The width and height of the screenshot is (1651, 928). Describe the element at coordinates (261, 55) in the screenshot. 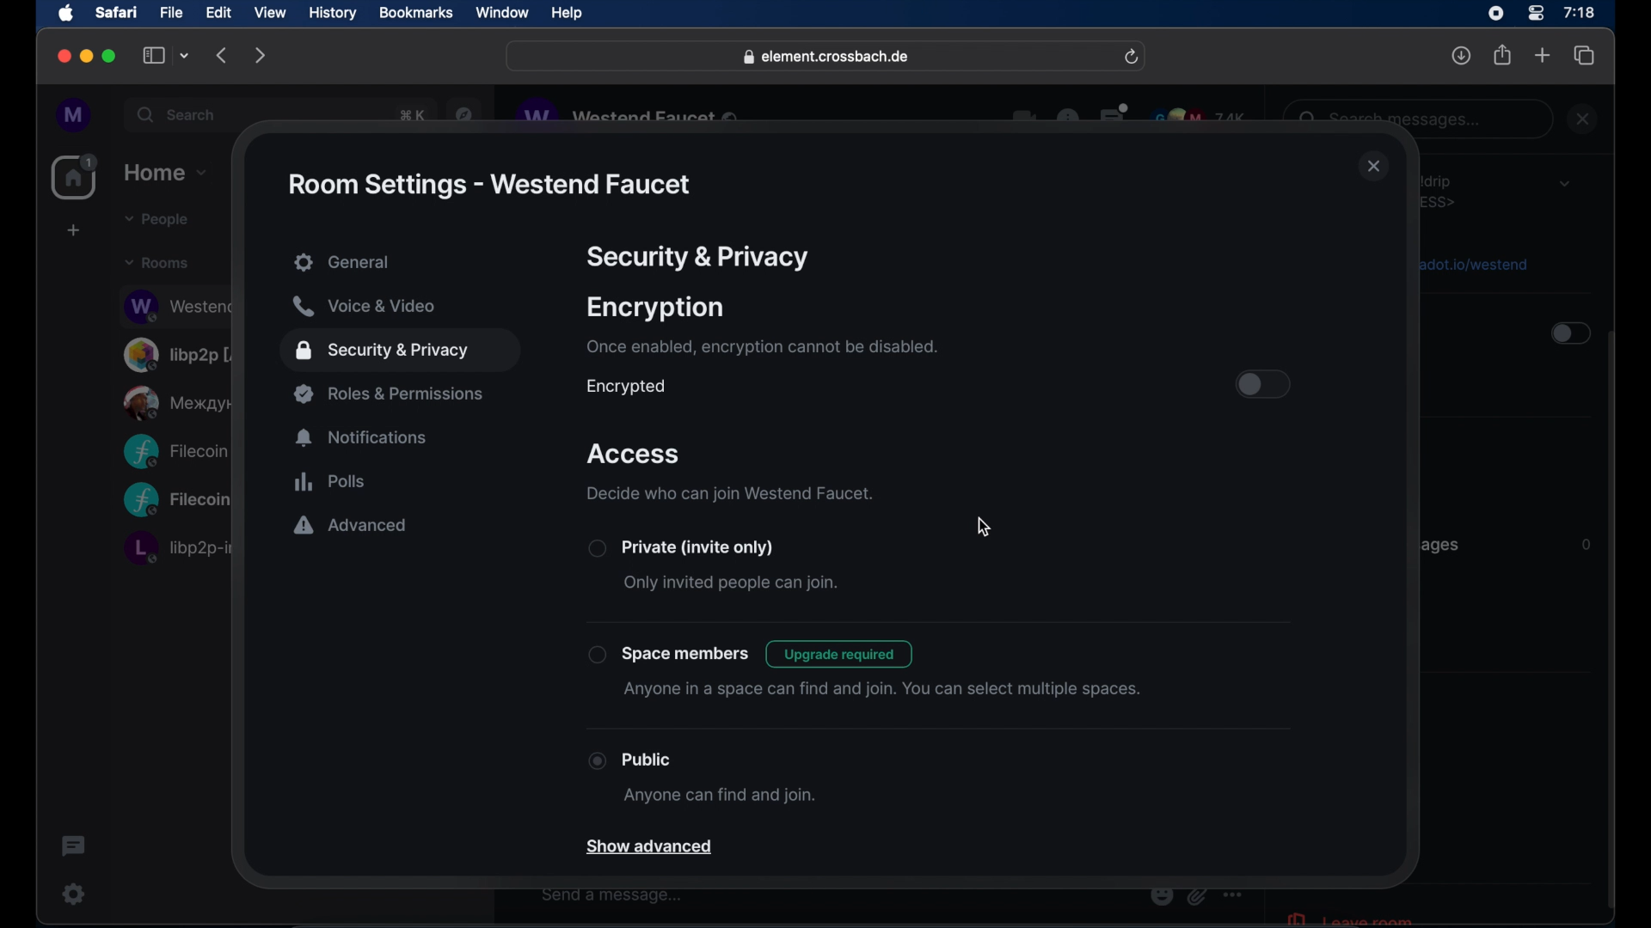

I see `forward` at that location.